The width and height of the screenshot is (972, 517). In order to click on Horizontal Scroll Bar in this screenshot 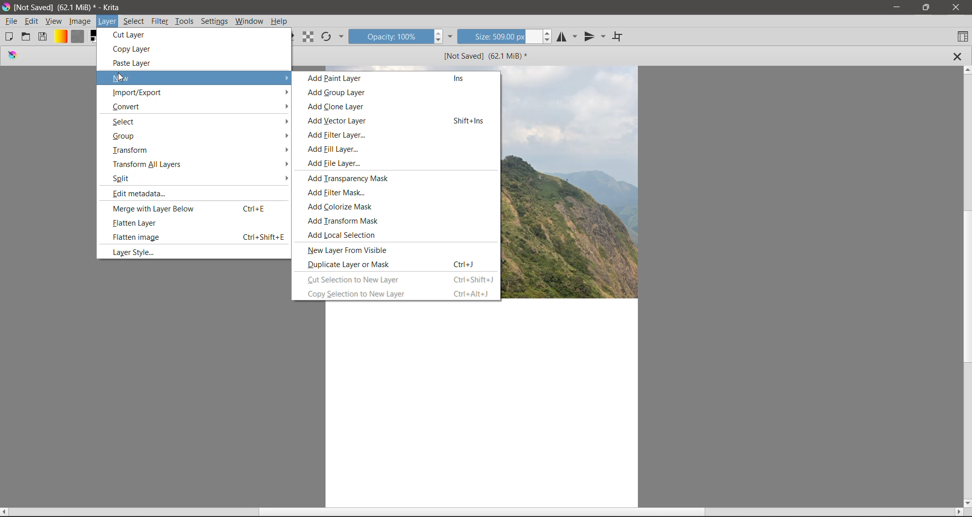, I will do `click(482, 512)`.